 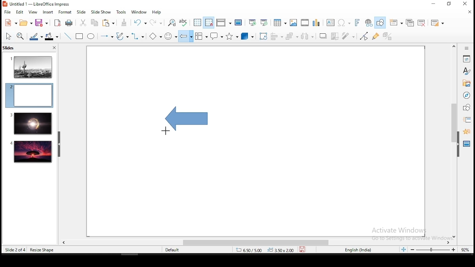 What do you see at coordinates (20, 12) in the screenshot?
I see `edit` at bounding box center [20, 12].